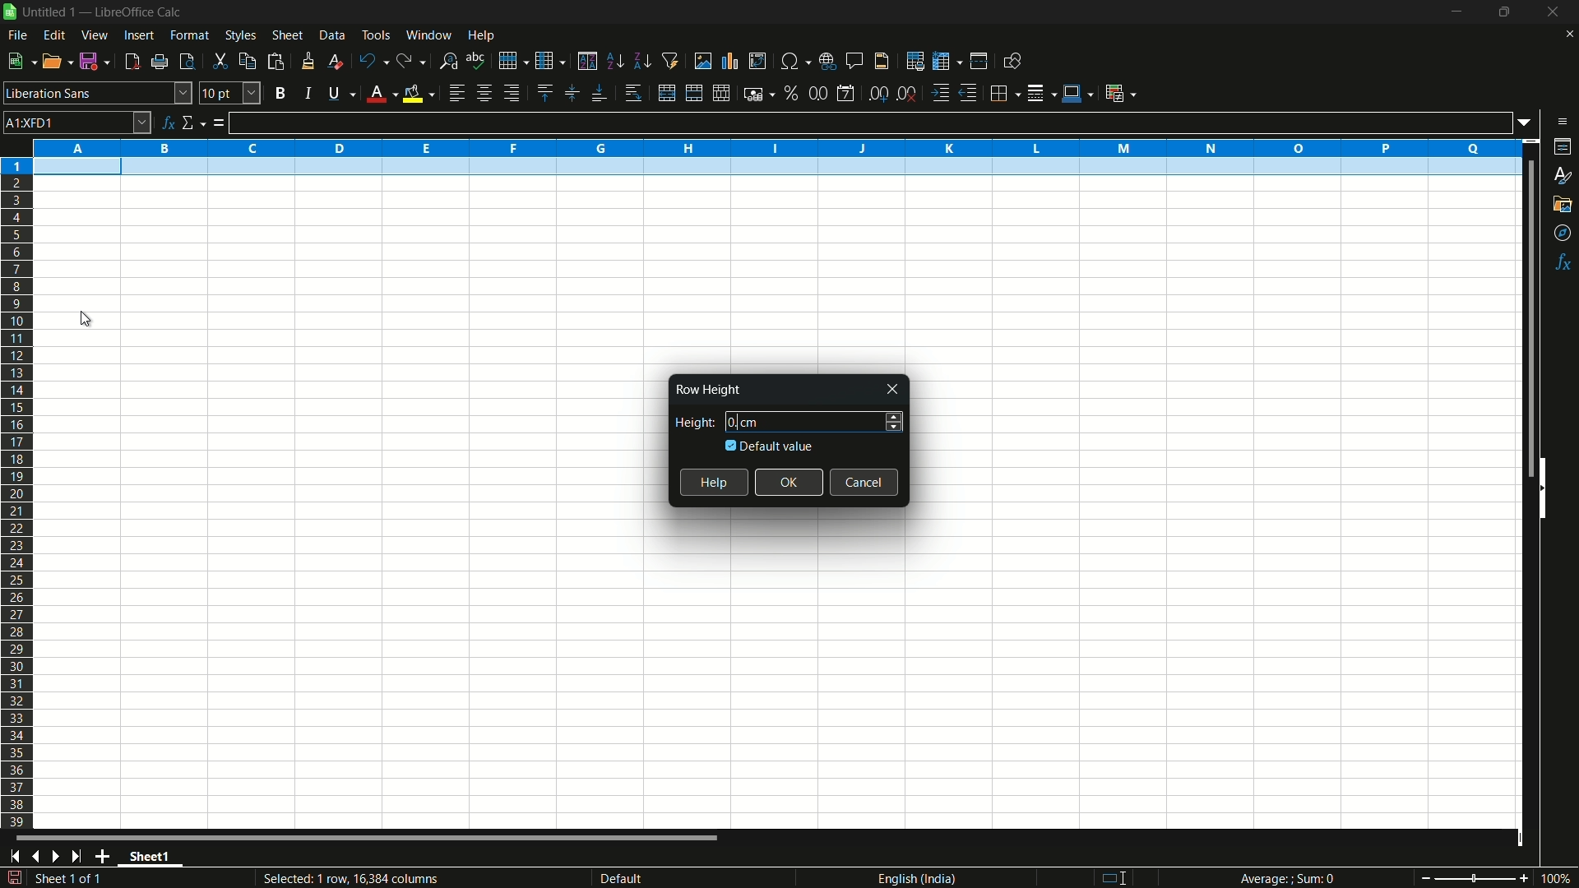  Describe the element at coordinates (671, 61) in the screenshot. I see `auto filter` at that location.